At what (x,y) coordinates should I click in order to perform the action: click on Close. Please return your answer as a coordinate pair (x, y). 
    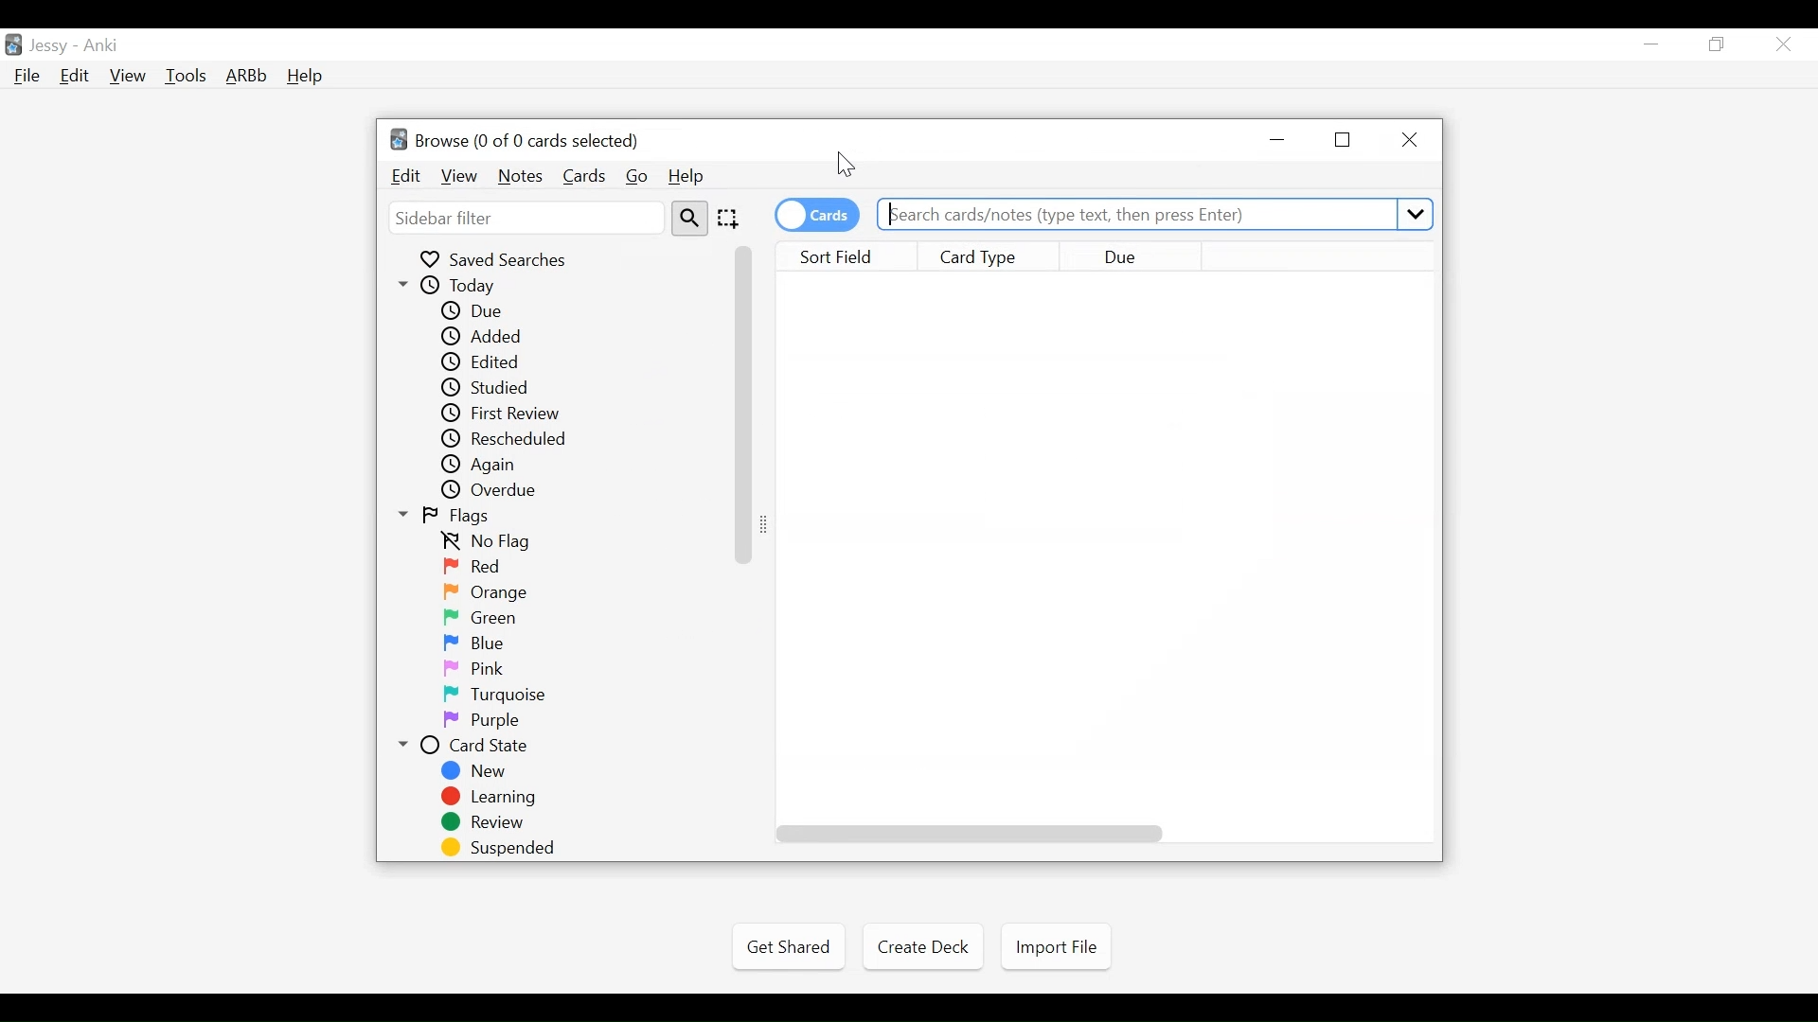
    Looking at the image, I should click on (1781, 44).